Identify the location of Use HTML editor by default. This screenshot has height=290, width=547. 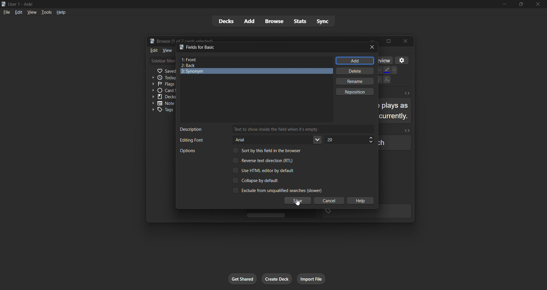
(267, 170).